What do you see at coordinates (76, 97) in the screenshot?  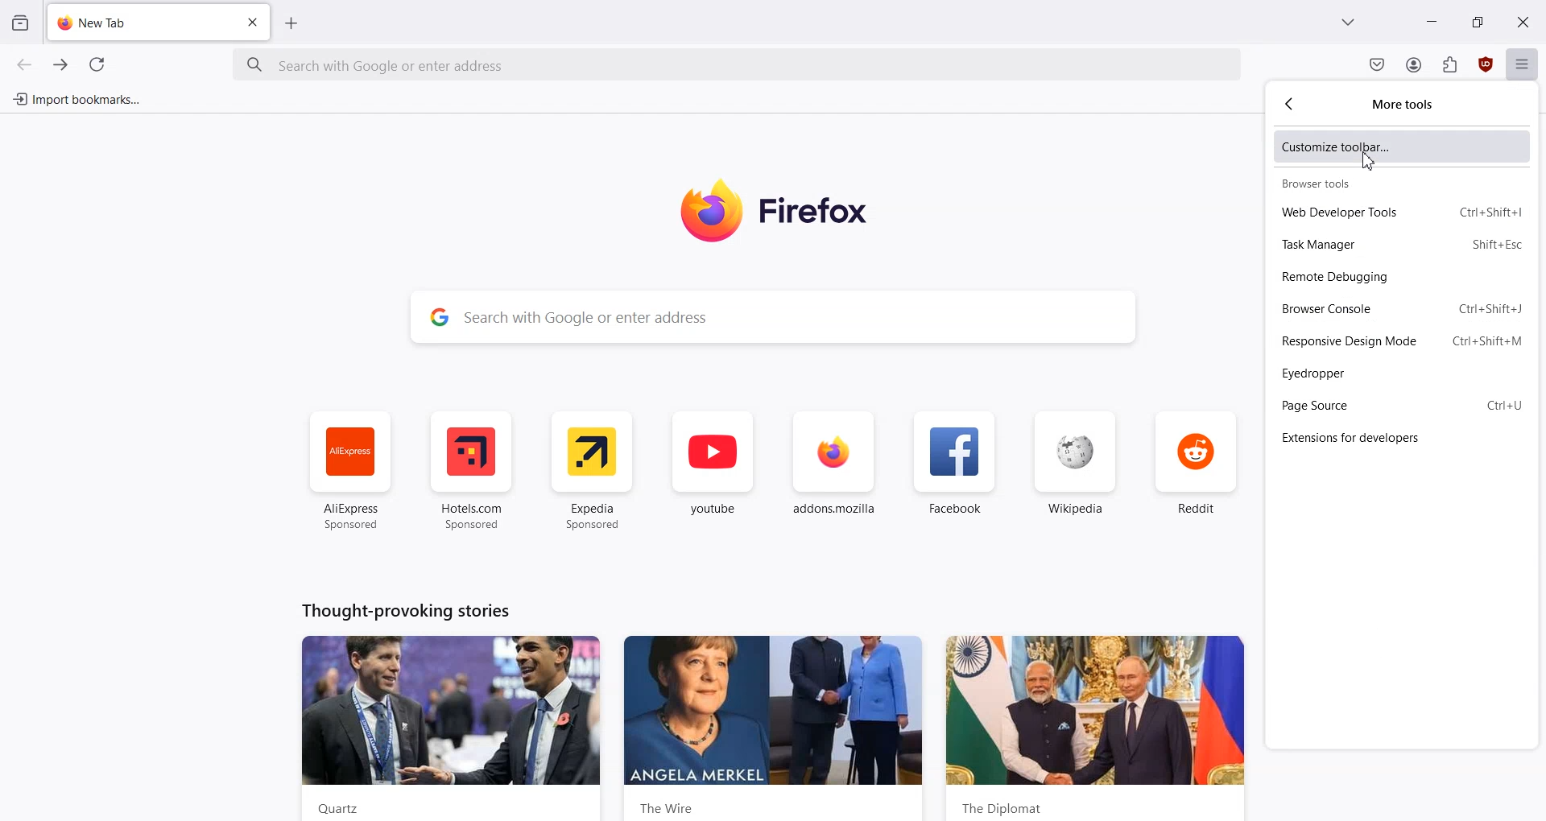 I see `Import bookmark` at bounding box center [76, 97].